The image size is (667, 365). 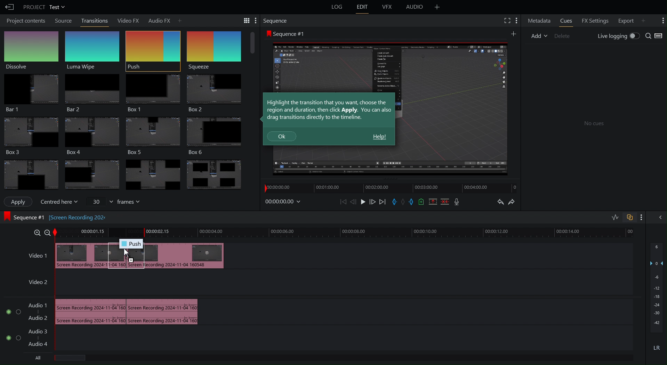 What do you see at coordinates (566, 20) in the screenshot?
I see `Cues` at bounding box center [566, 20].